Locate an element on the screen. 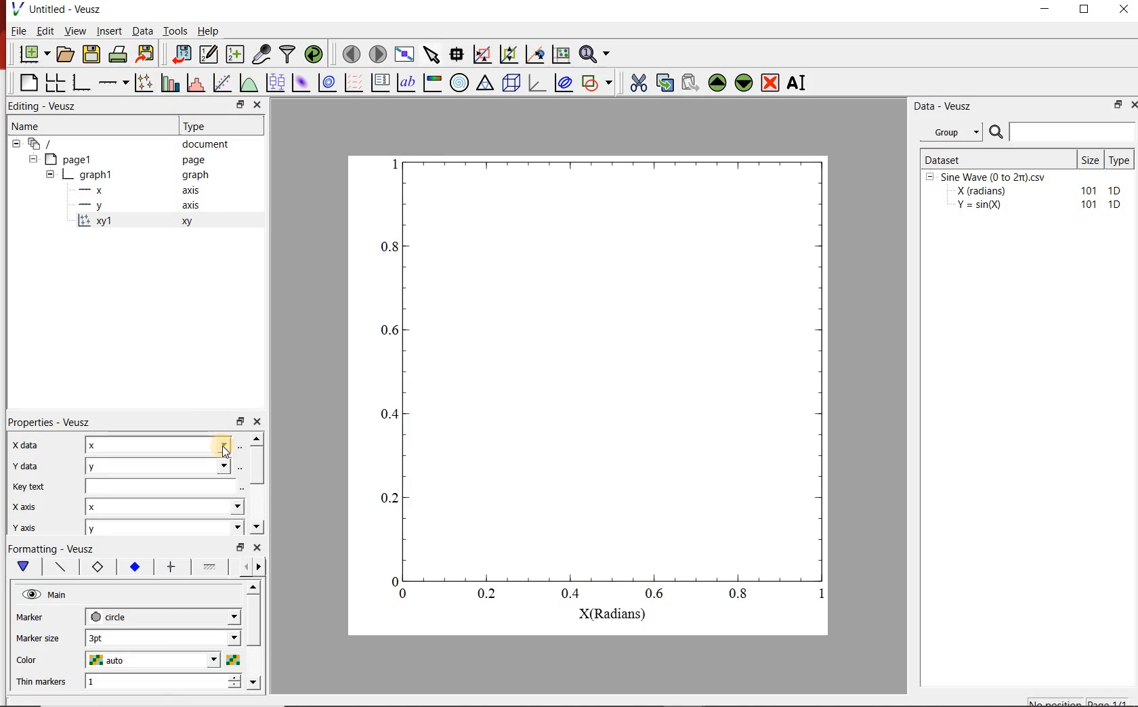 The height and width of the screenshot is (707, 1138). view plot full screen is located at coordinates (404, 53).